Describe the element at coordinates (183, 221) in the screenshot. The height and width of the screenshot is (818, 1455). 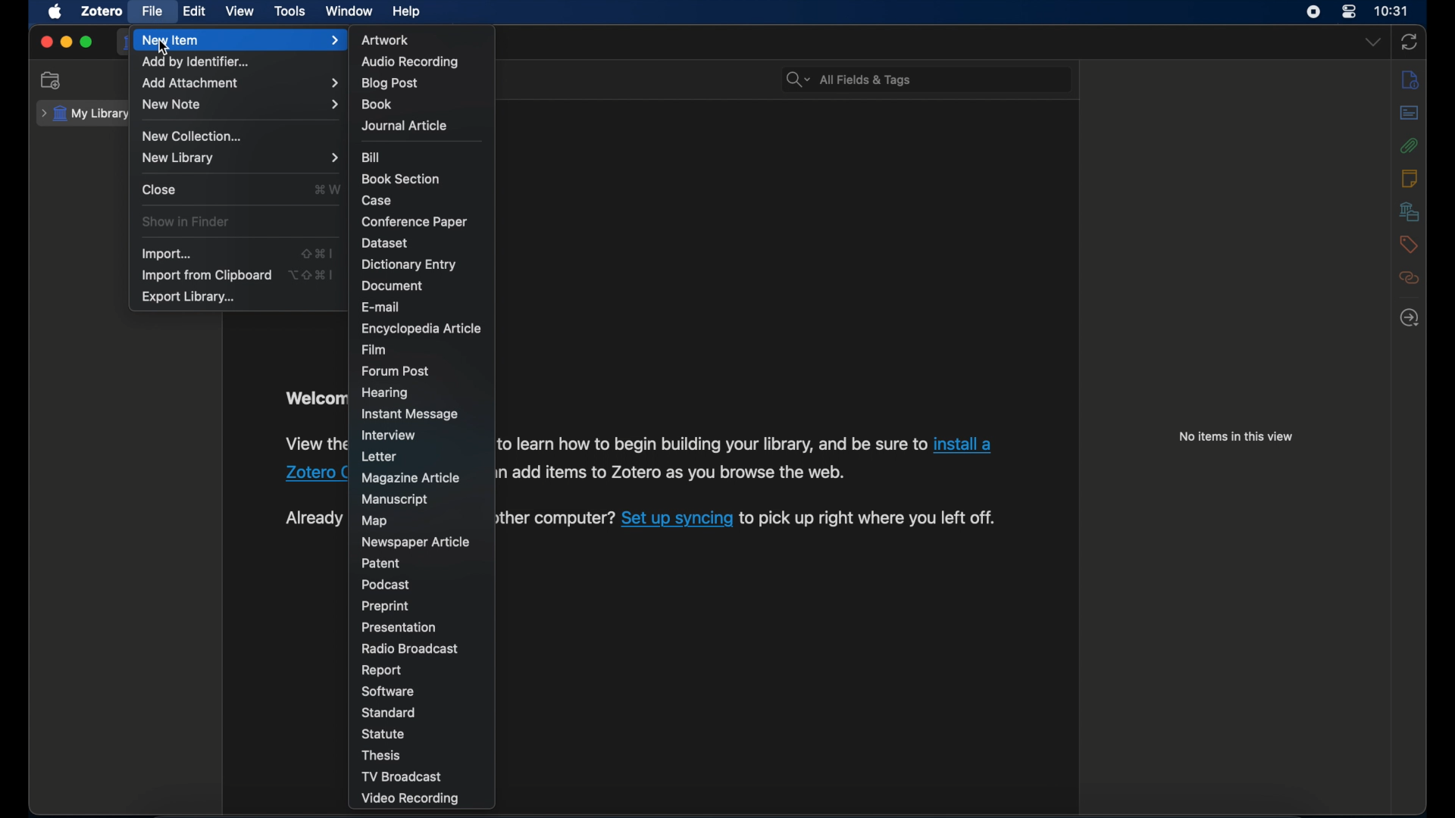
I see `show in finder` at that location.